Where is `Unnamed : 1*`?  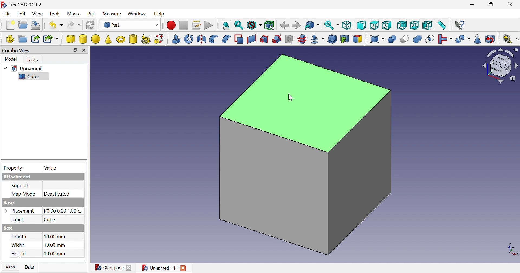 Unnamed : 1* is located at coordinates (159, 268).